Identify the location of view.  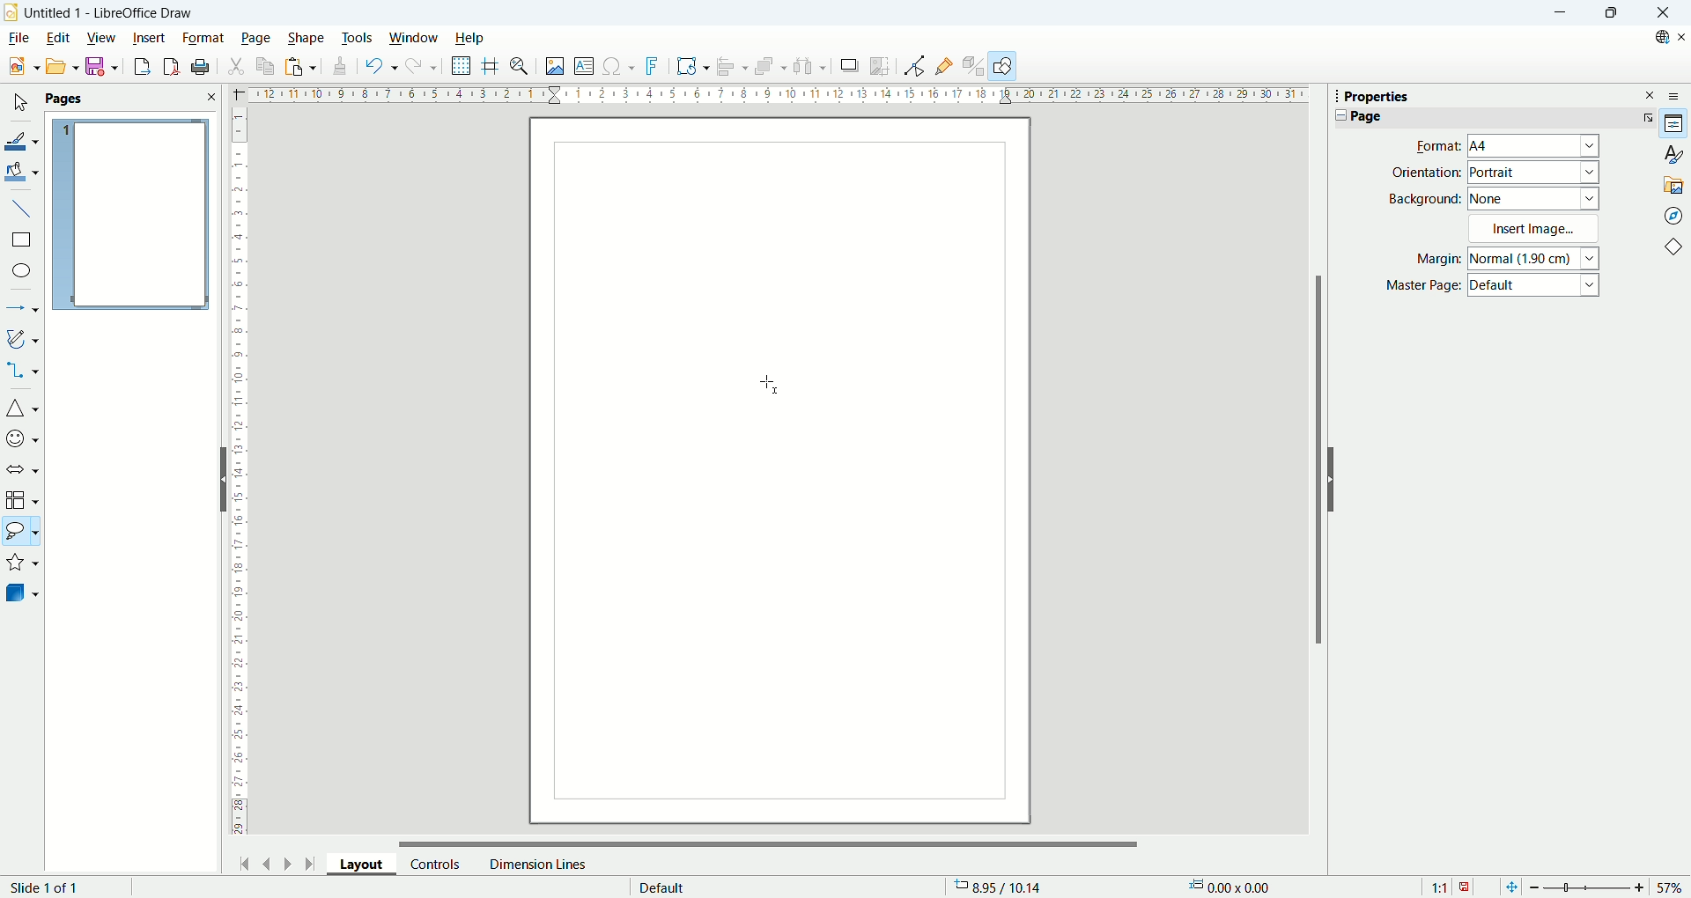
(102, 36).